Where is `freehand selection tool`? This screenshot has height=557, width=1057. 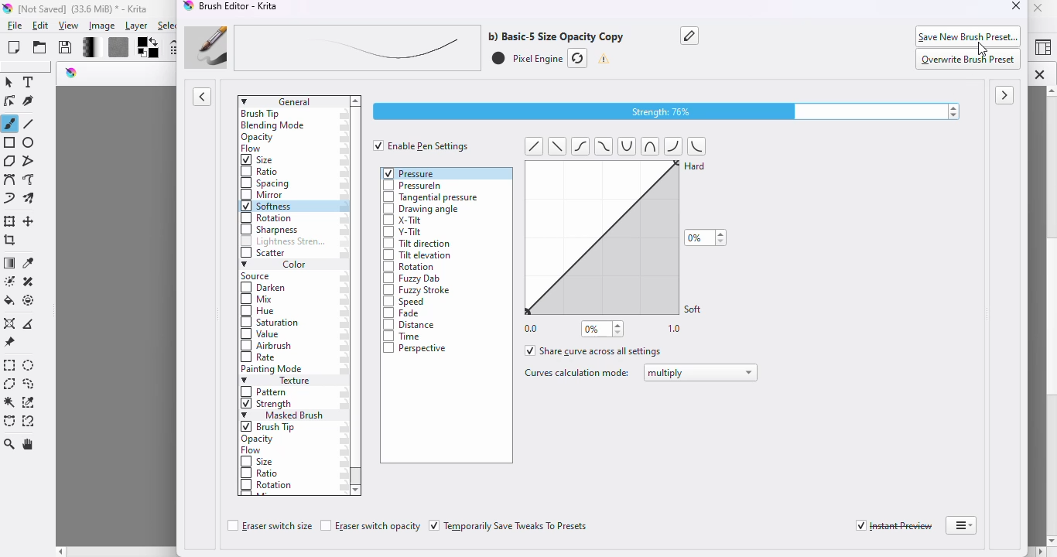 freehand selection tool is located at coordinates (29, 384).